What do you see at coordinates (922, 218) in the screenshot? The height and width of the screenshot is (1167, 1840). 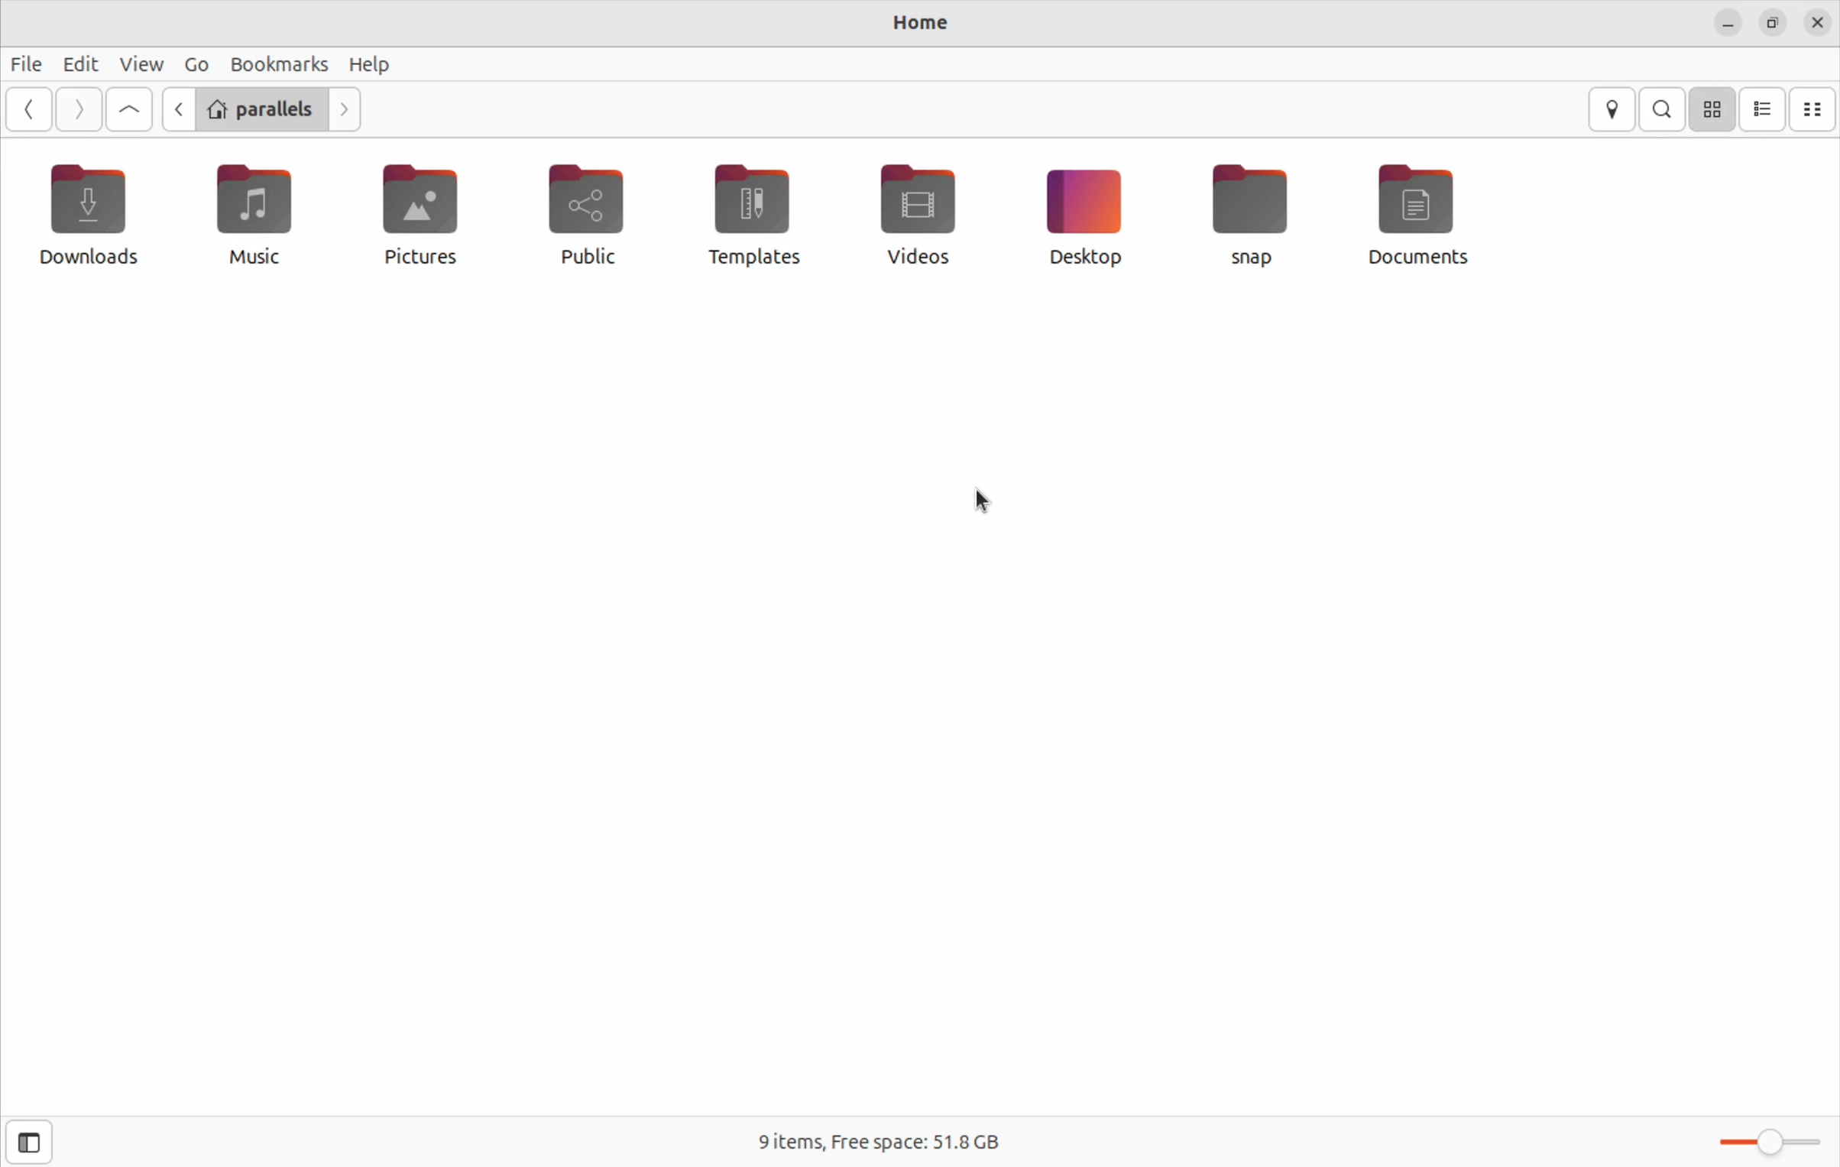 I see `videos` at bounding box center [922, 218].